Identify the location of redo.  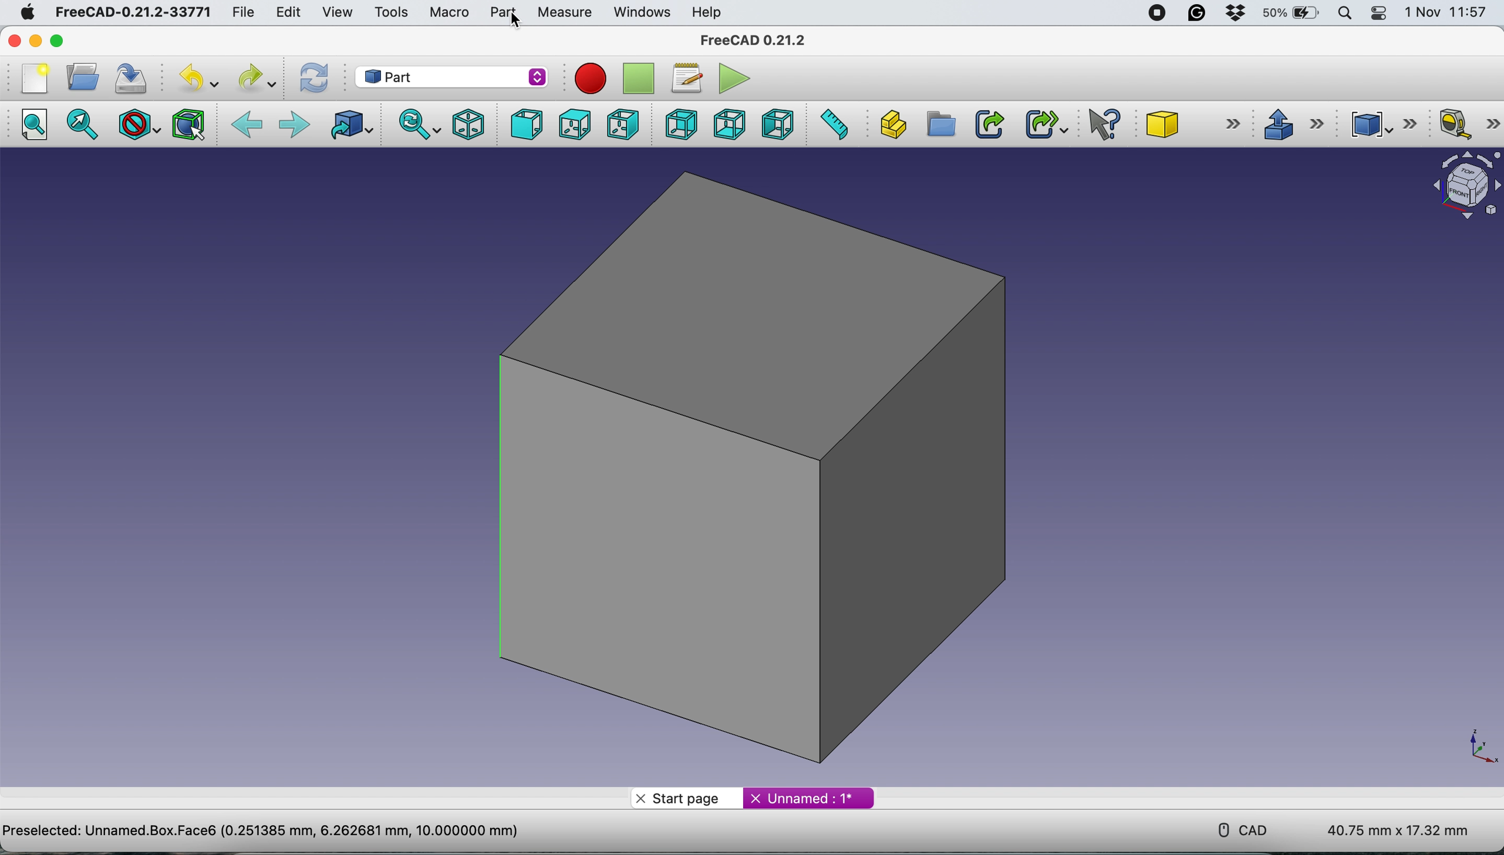
(257, 78).